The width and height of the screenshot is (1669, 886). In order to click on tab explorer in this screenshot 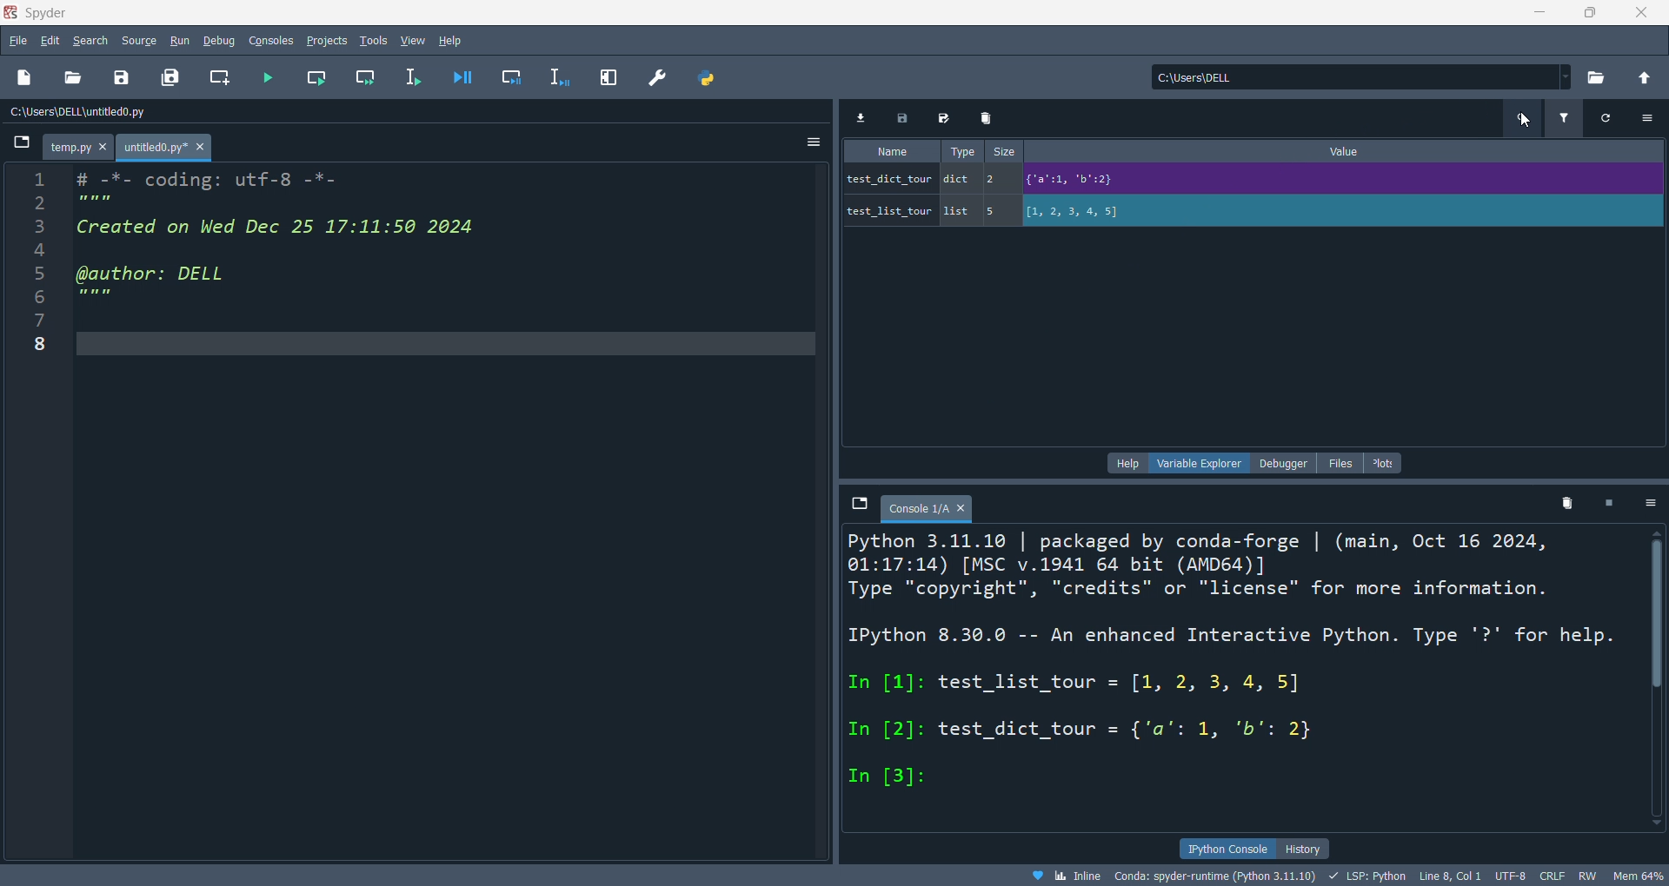, I will do `click(859, 507)`.